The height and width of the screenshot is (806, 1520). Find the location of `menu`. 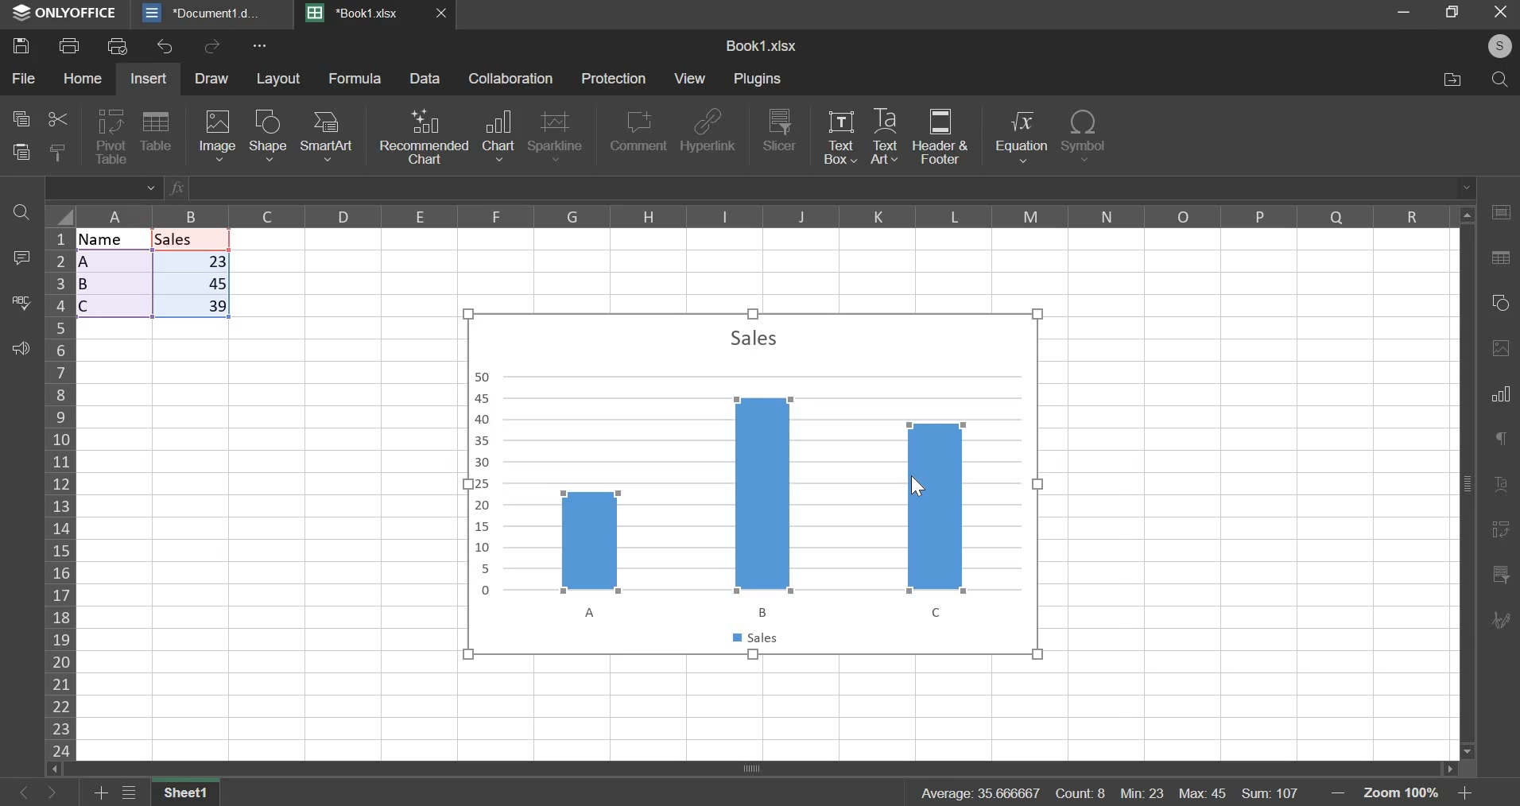

menu is located at coordinates (128, 794).